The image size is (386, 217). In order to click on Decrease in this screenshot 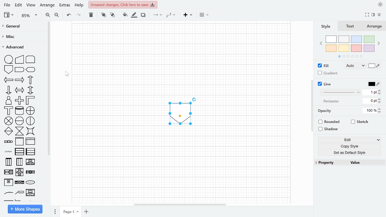, I will do `click(381, 112)`.